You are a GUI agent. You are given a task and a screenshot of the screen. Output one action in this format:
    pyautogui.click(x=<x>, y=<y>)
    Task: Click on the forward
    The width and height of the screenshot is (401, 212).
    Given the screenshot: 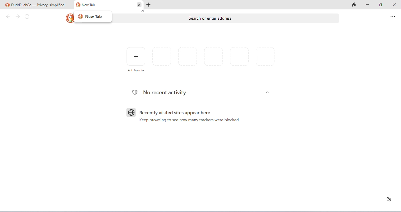 What is the action you would take?
    pyautogui.click(x=18, y=17)
    